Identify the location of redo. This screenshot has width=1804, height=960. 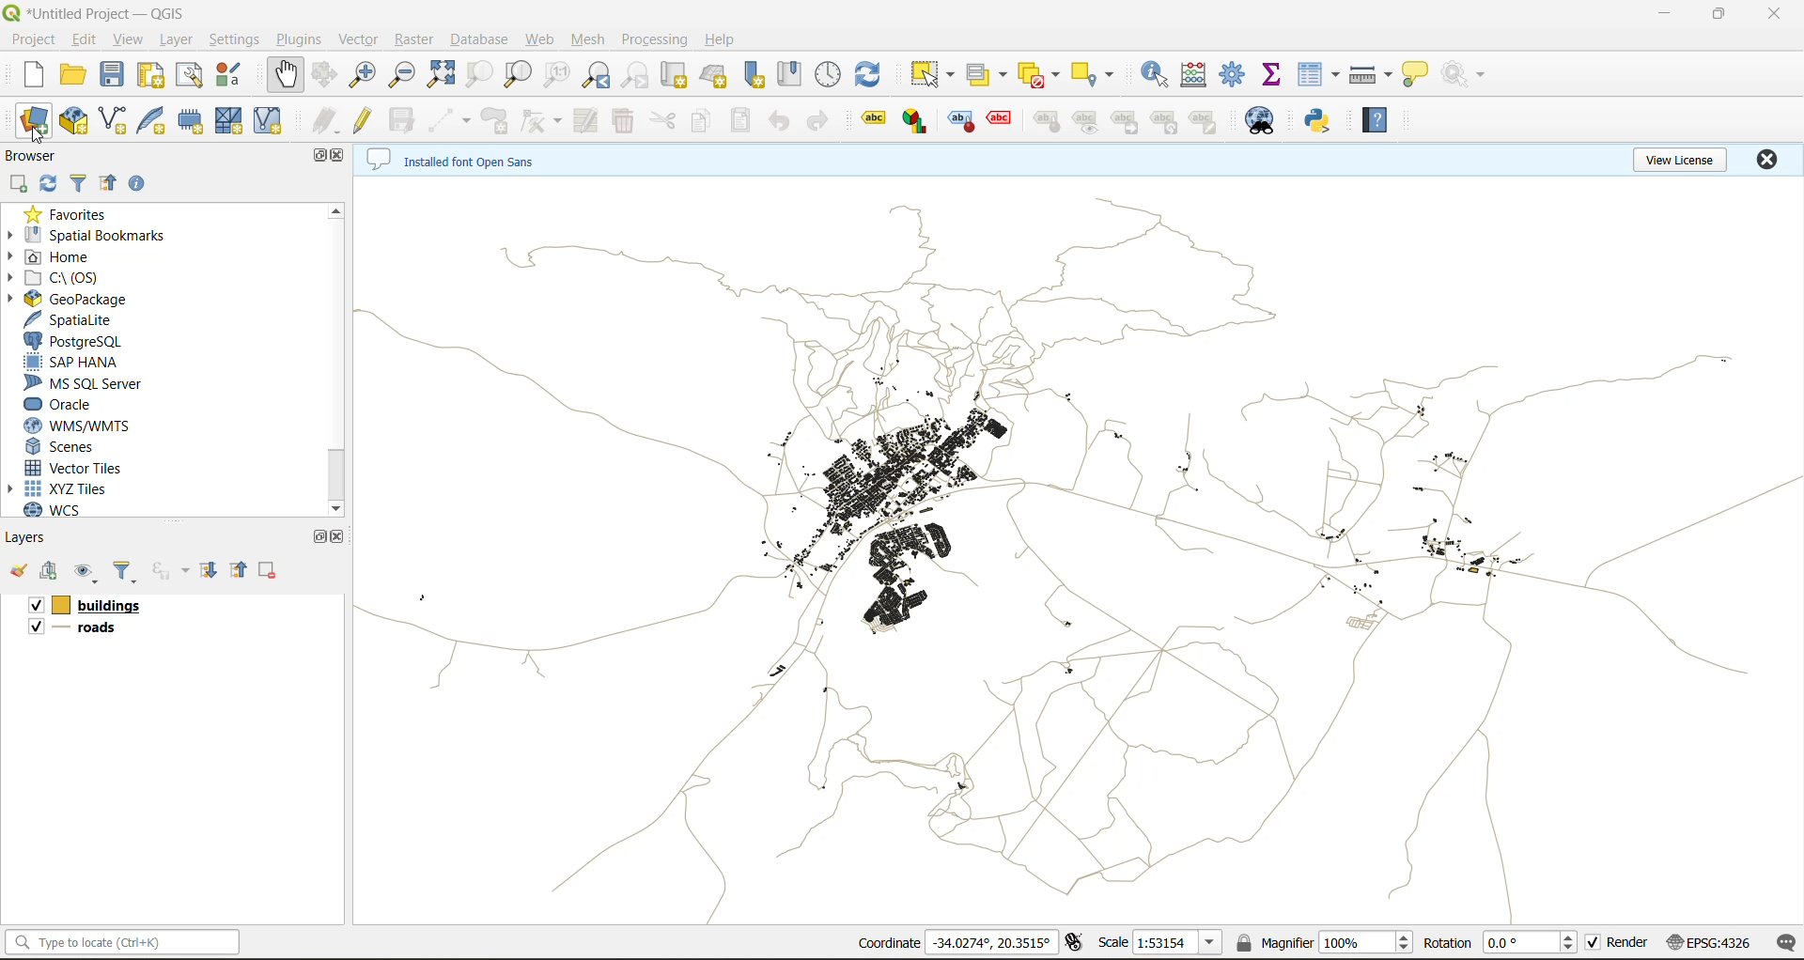
(822, 124).